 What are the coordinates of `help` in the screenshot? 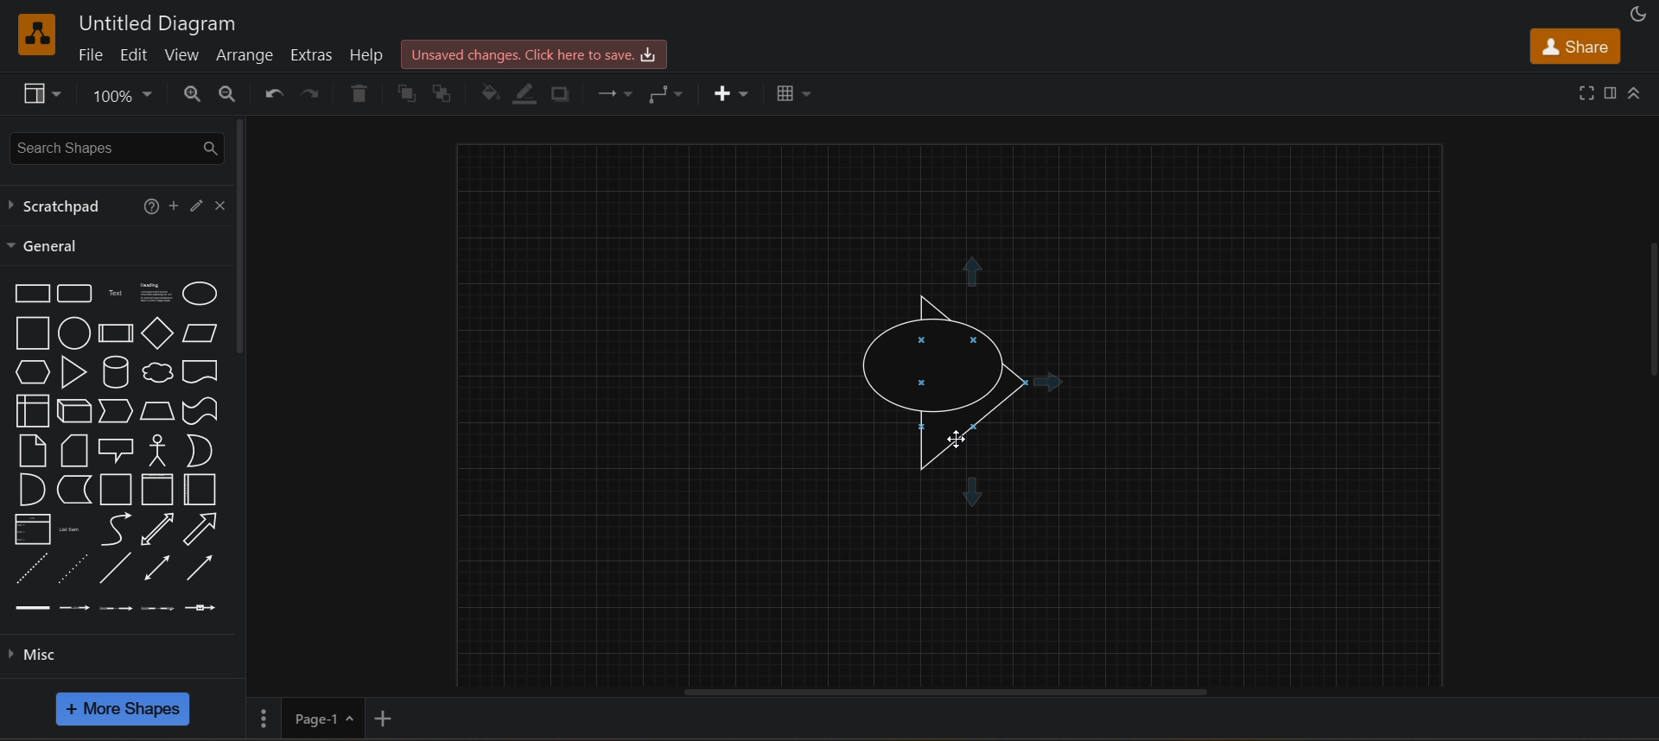 It's located at (151, 209).